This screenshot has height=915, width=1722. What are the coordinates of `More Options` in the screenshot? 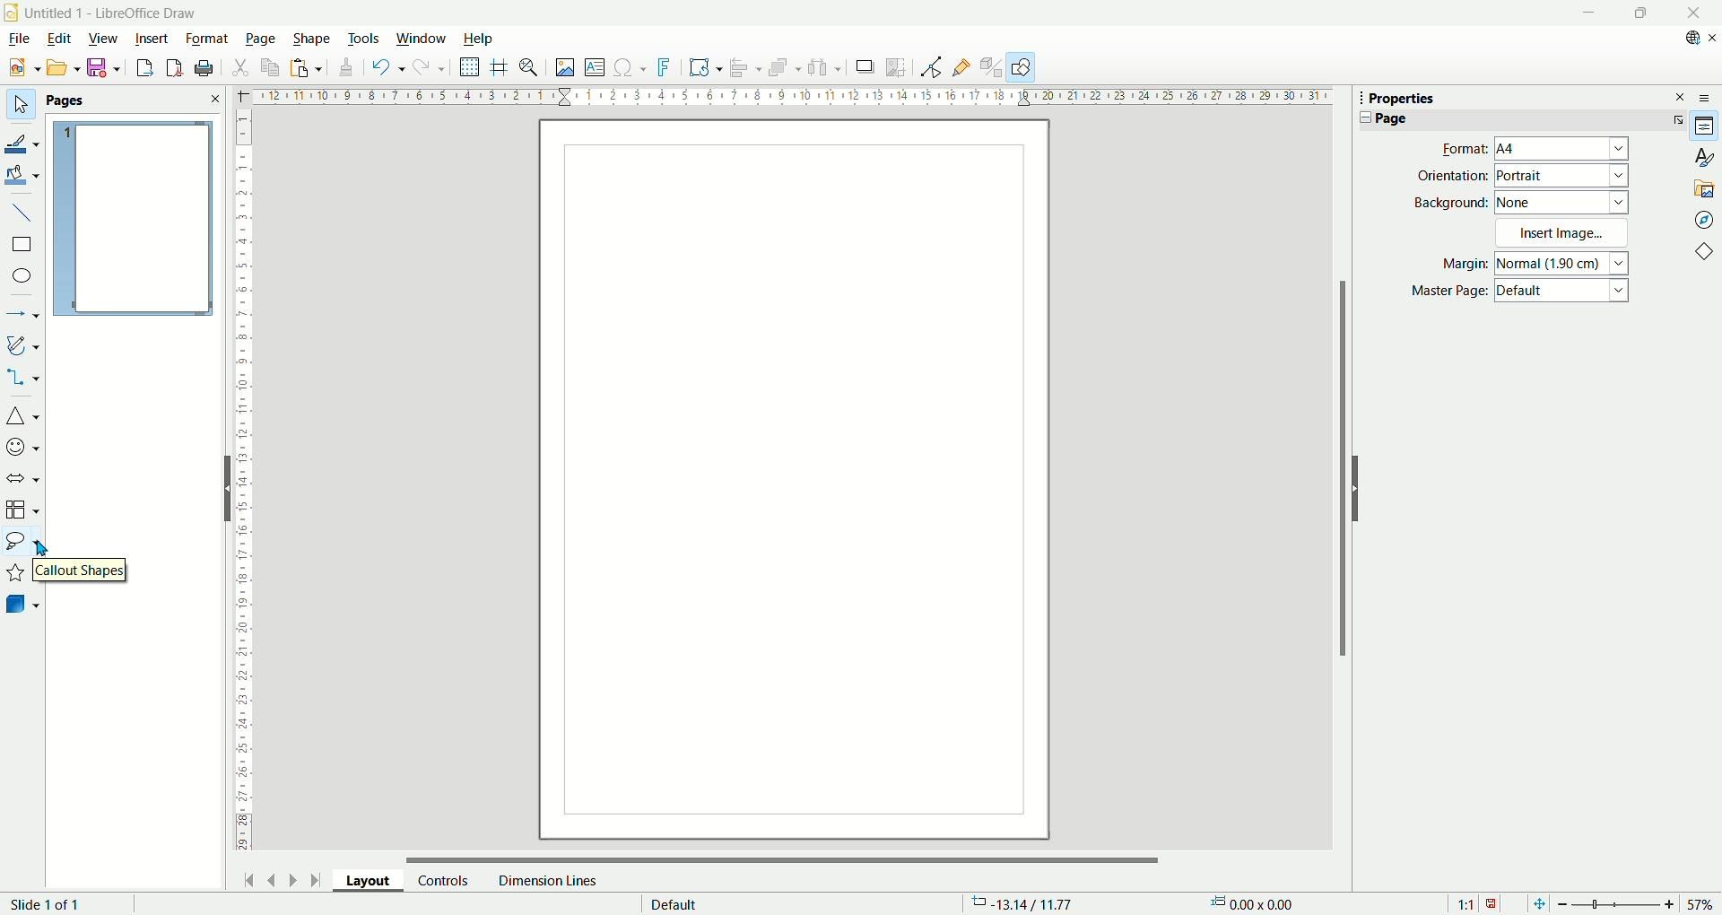 It's located at (1674, 119).